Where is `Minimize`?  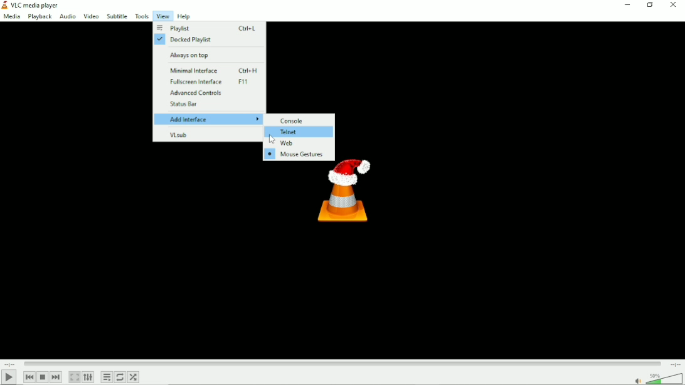
Minimize is located at coordinates (625, 6).